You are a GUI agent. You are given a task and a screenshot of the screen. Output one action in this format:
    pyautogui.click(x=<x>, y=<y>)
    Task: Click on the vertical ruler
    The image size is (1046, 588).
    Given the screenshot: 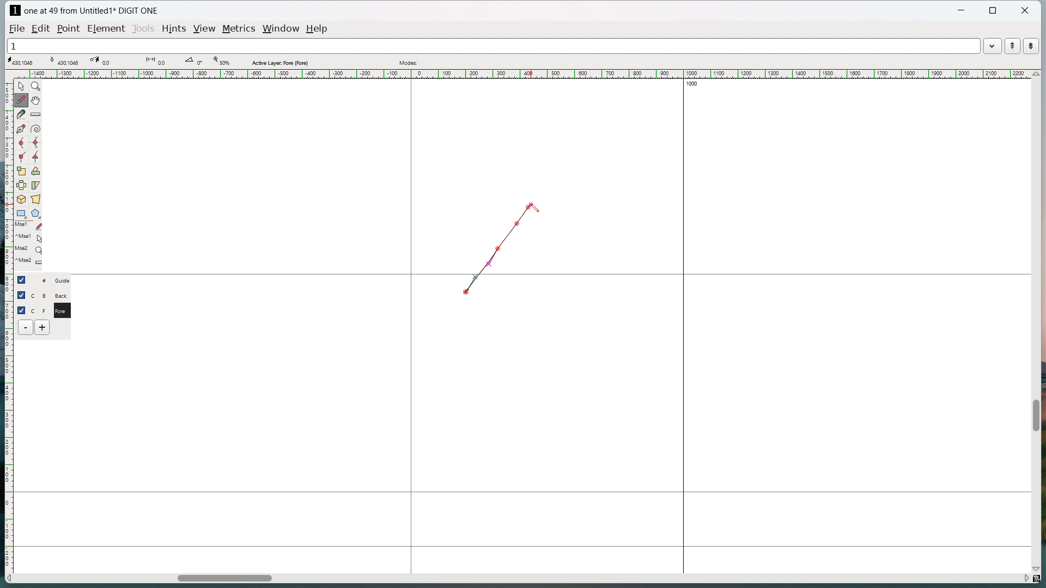 What is the action you would take?
    pyautogui.click(x=8, y=320)
    